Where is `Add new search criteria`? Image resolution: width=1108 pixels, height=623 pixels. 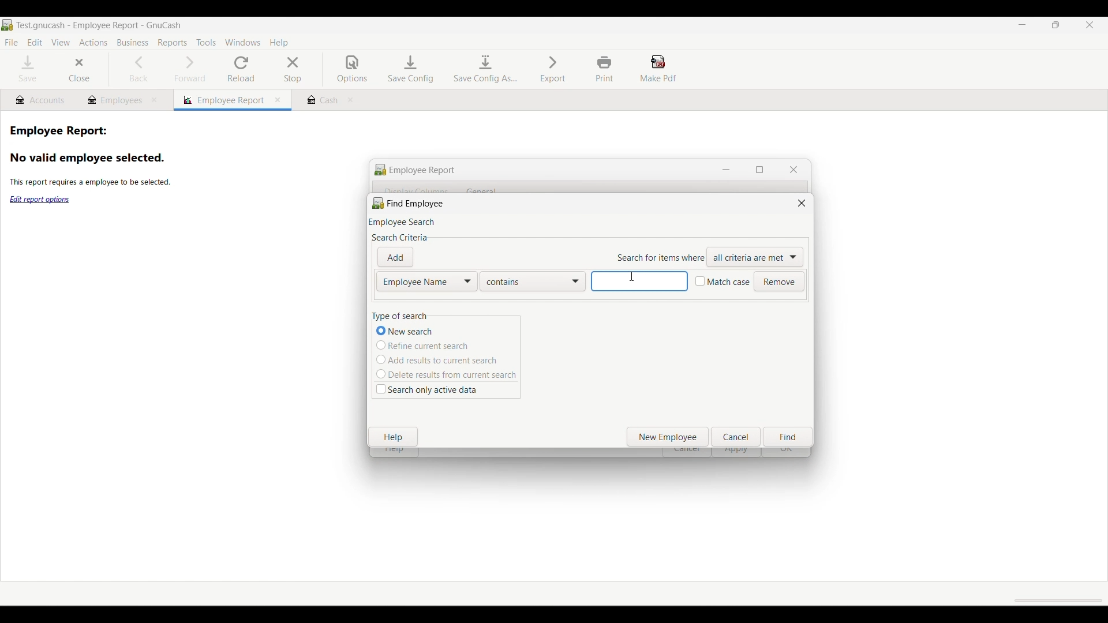
Add new search criteria is located at coordinates (395, 257).